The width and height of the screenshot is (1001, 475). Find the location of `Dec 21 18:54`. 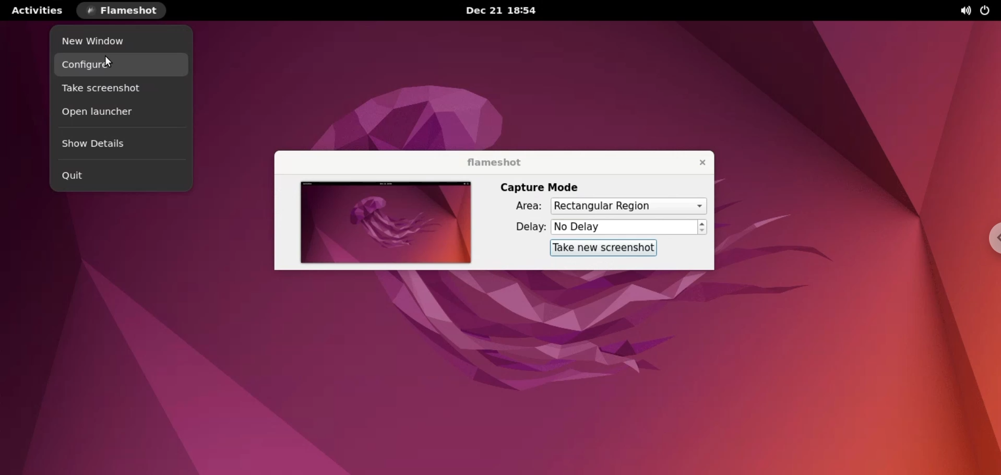

Dec 21 18:54 is located at coordinates (506, 10).